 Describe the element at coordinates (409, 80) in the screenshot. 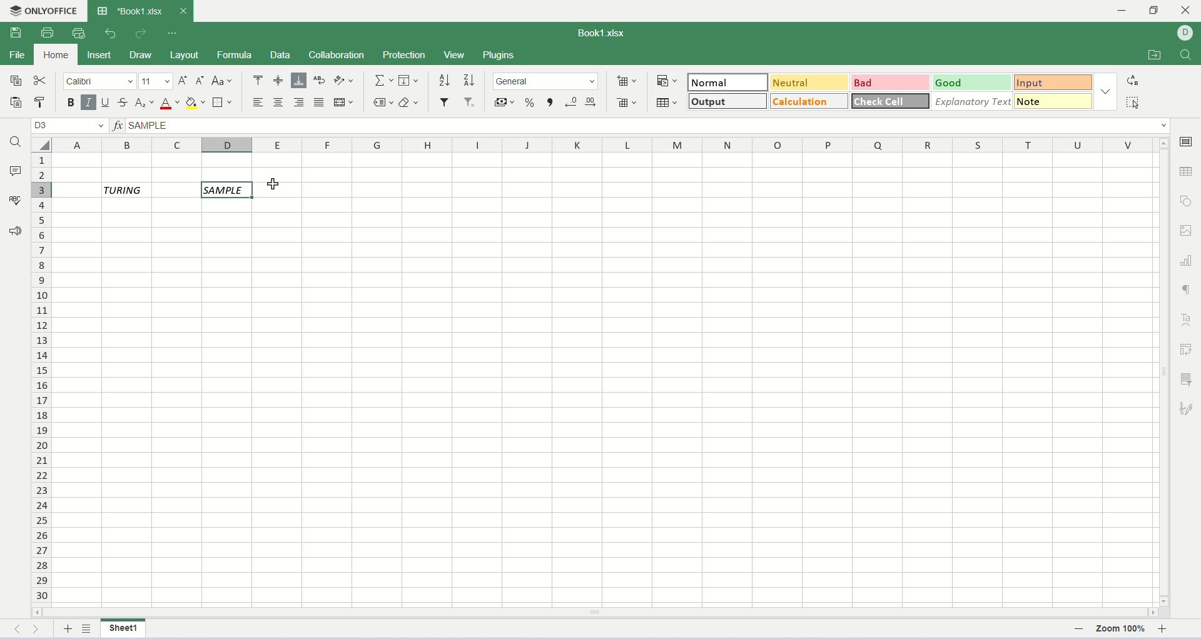

I see `fill` at that location.